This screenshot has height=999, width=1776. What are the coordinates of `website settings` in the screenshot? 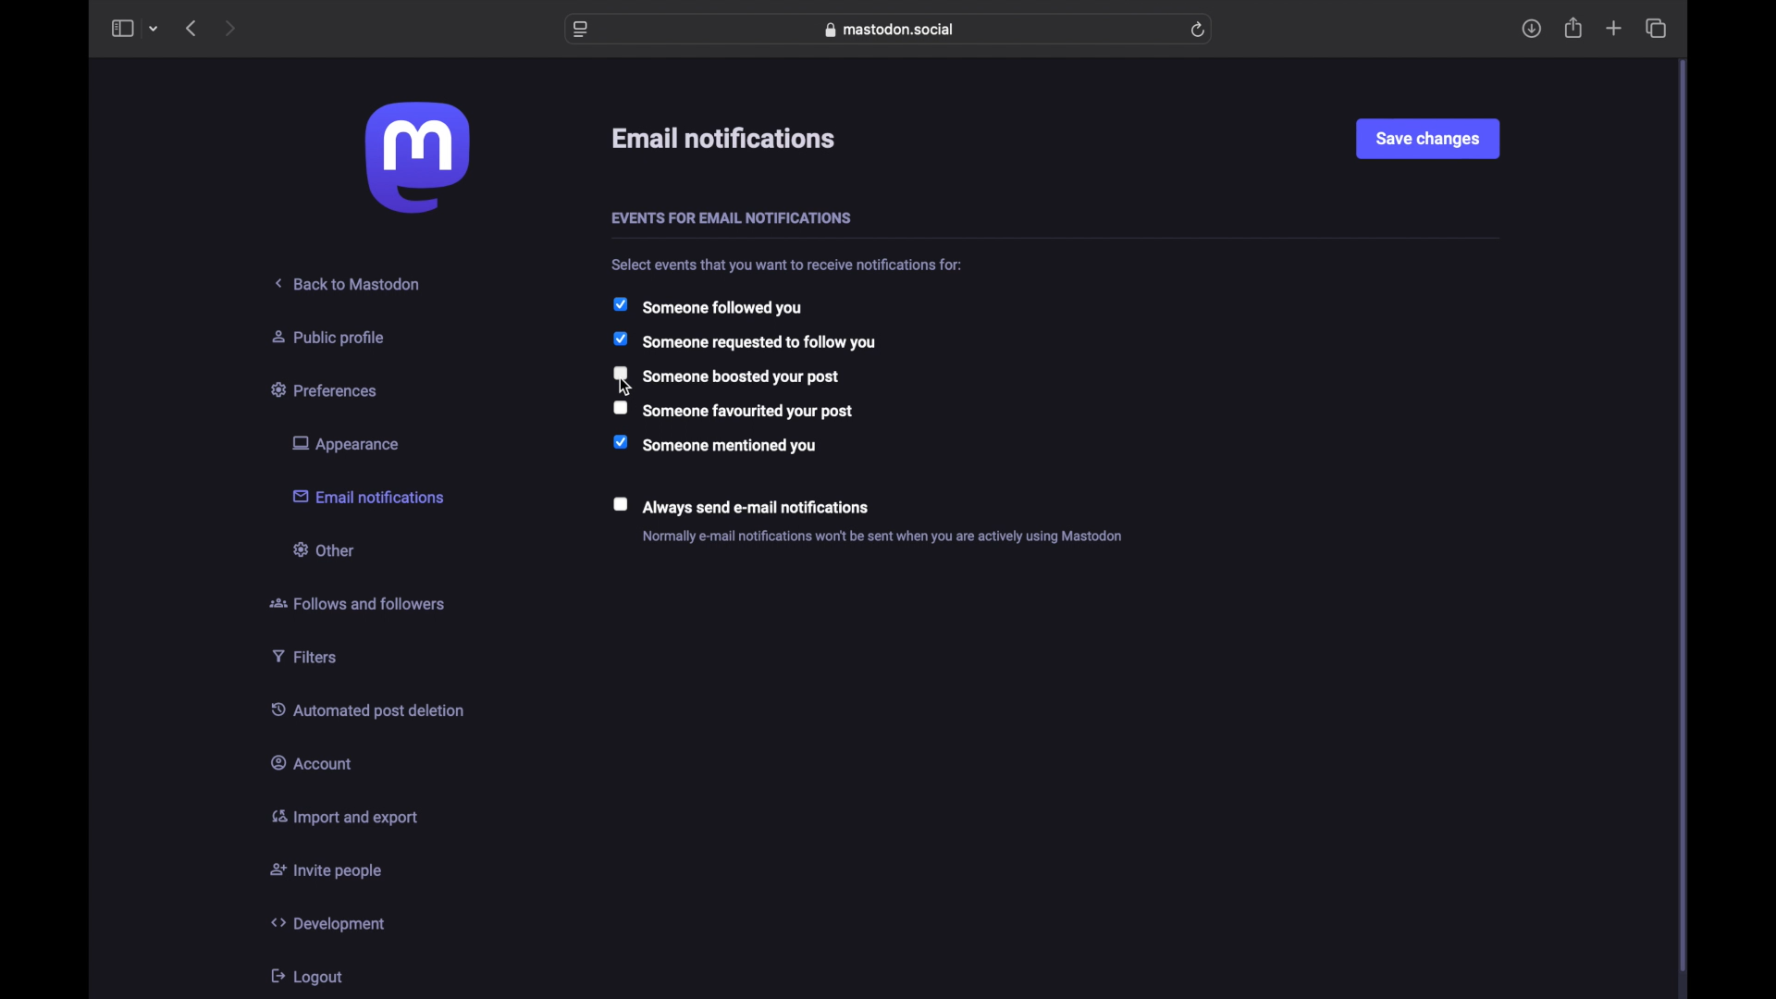 It's located at (581, 29).